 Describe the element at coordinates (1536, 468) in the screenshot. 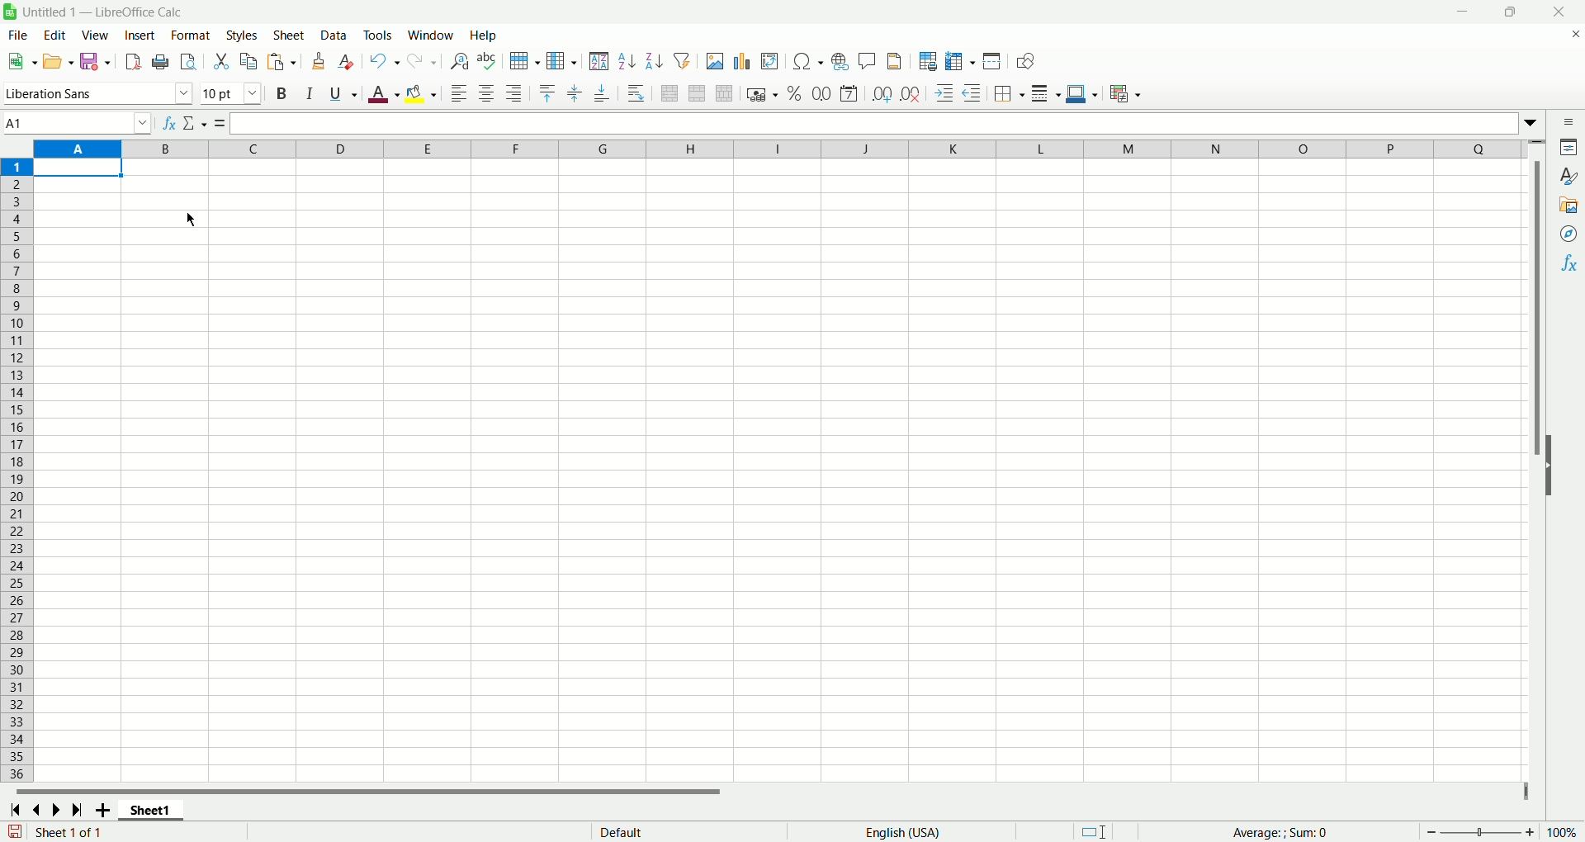

I see `vertical scroll bar` at that location.